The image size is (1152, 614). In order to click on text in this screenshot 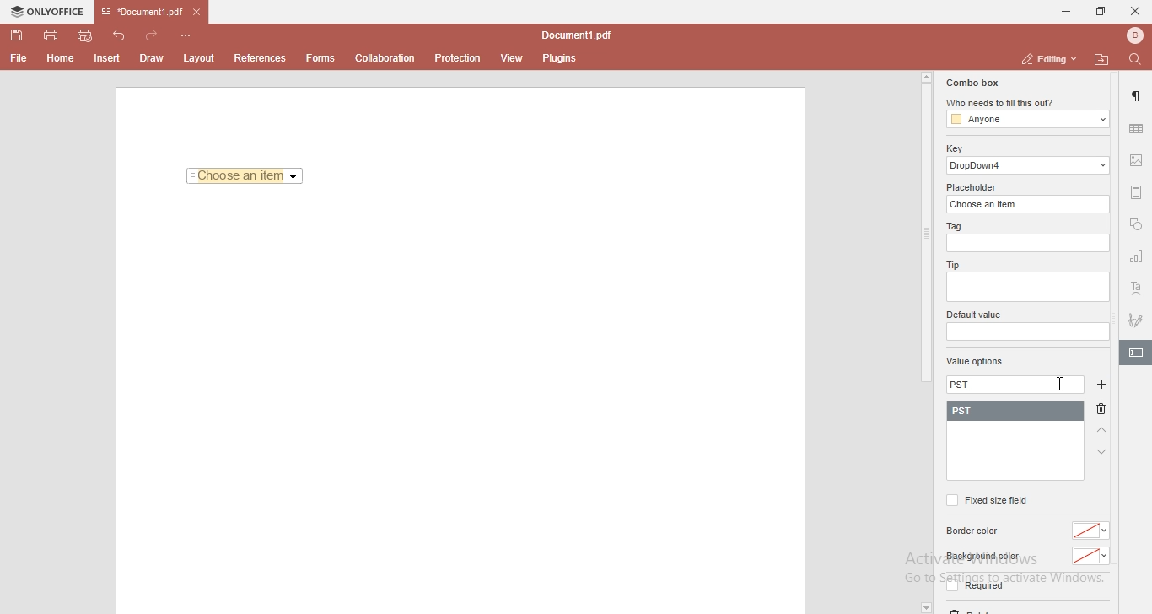, I will do `click(1137, 289)`.